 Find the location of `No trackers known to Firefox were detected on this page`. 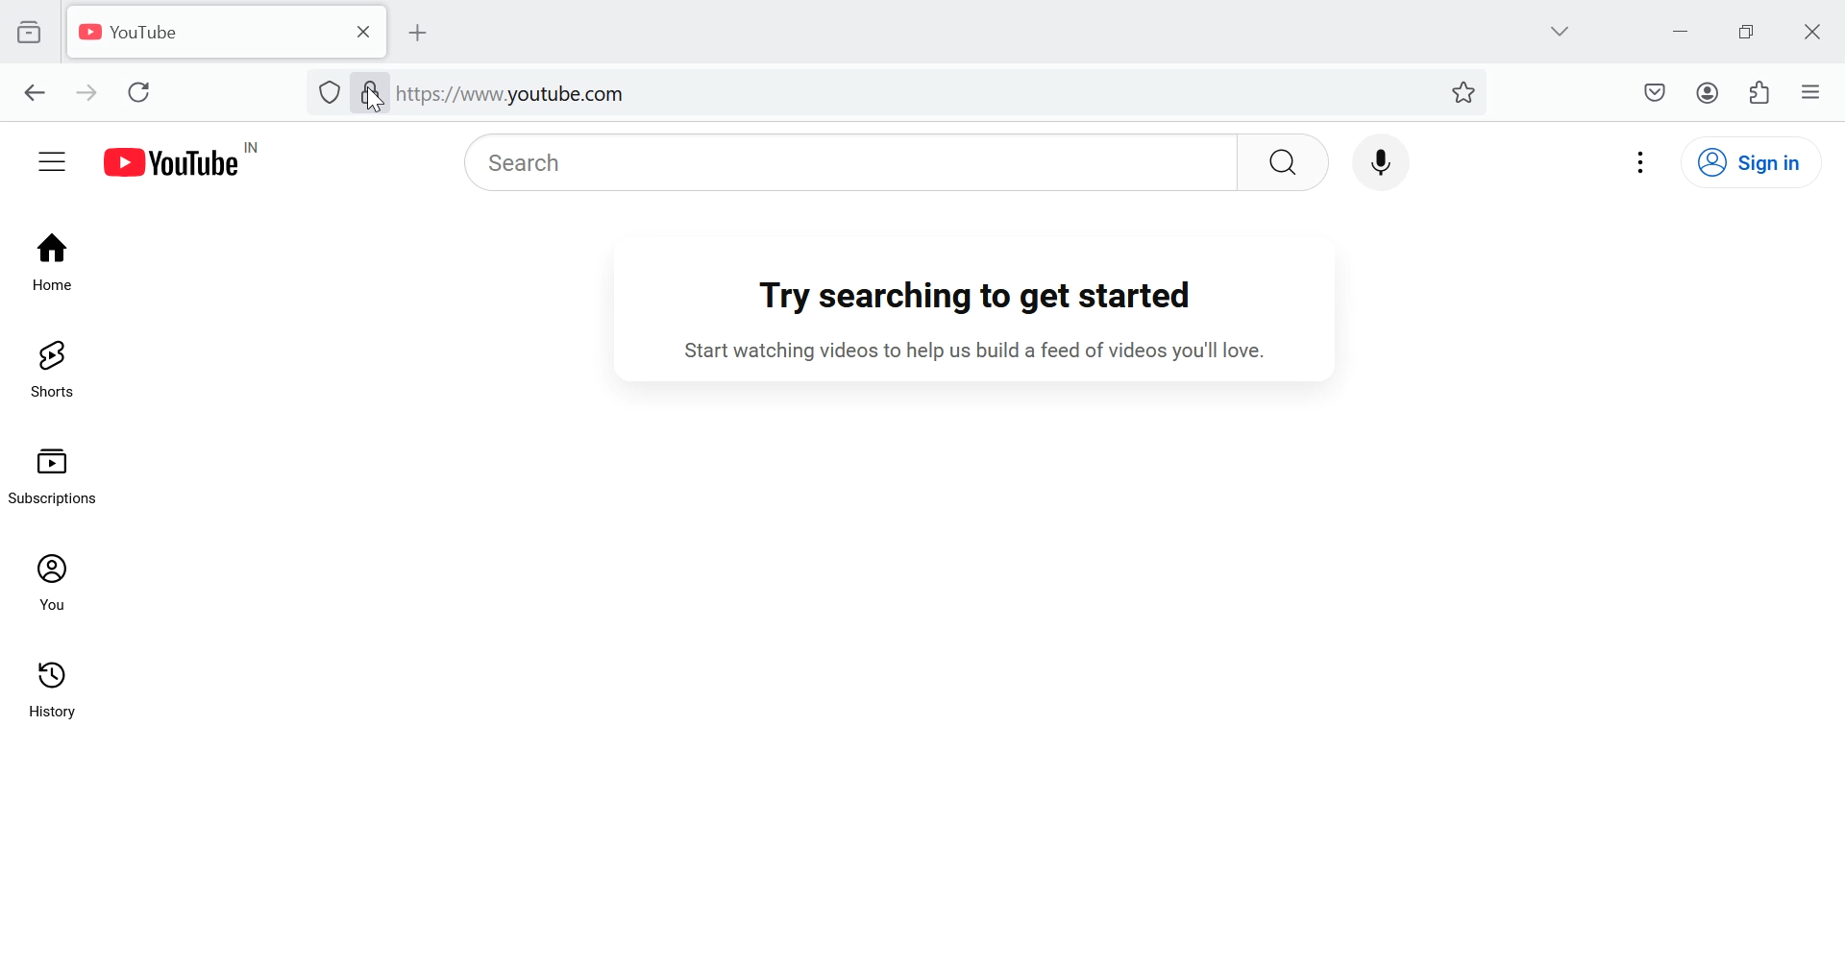

No trackers known to Firefox were detected on this page is located at coordinates (328, 90).